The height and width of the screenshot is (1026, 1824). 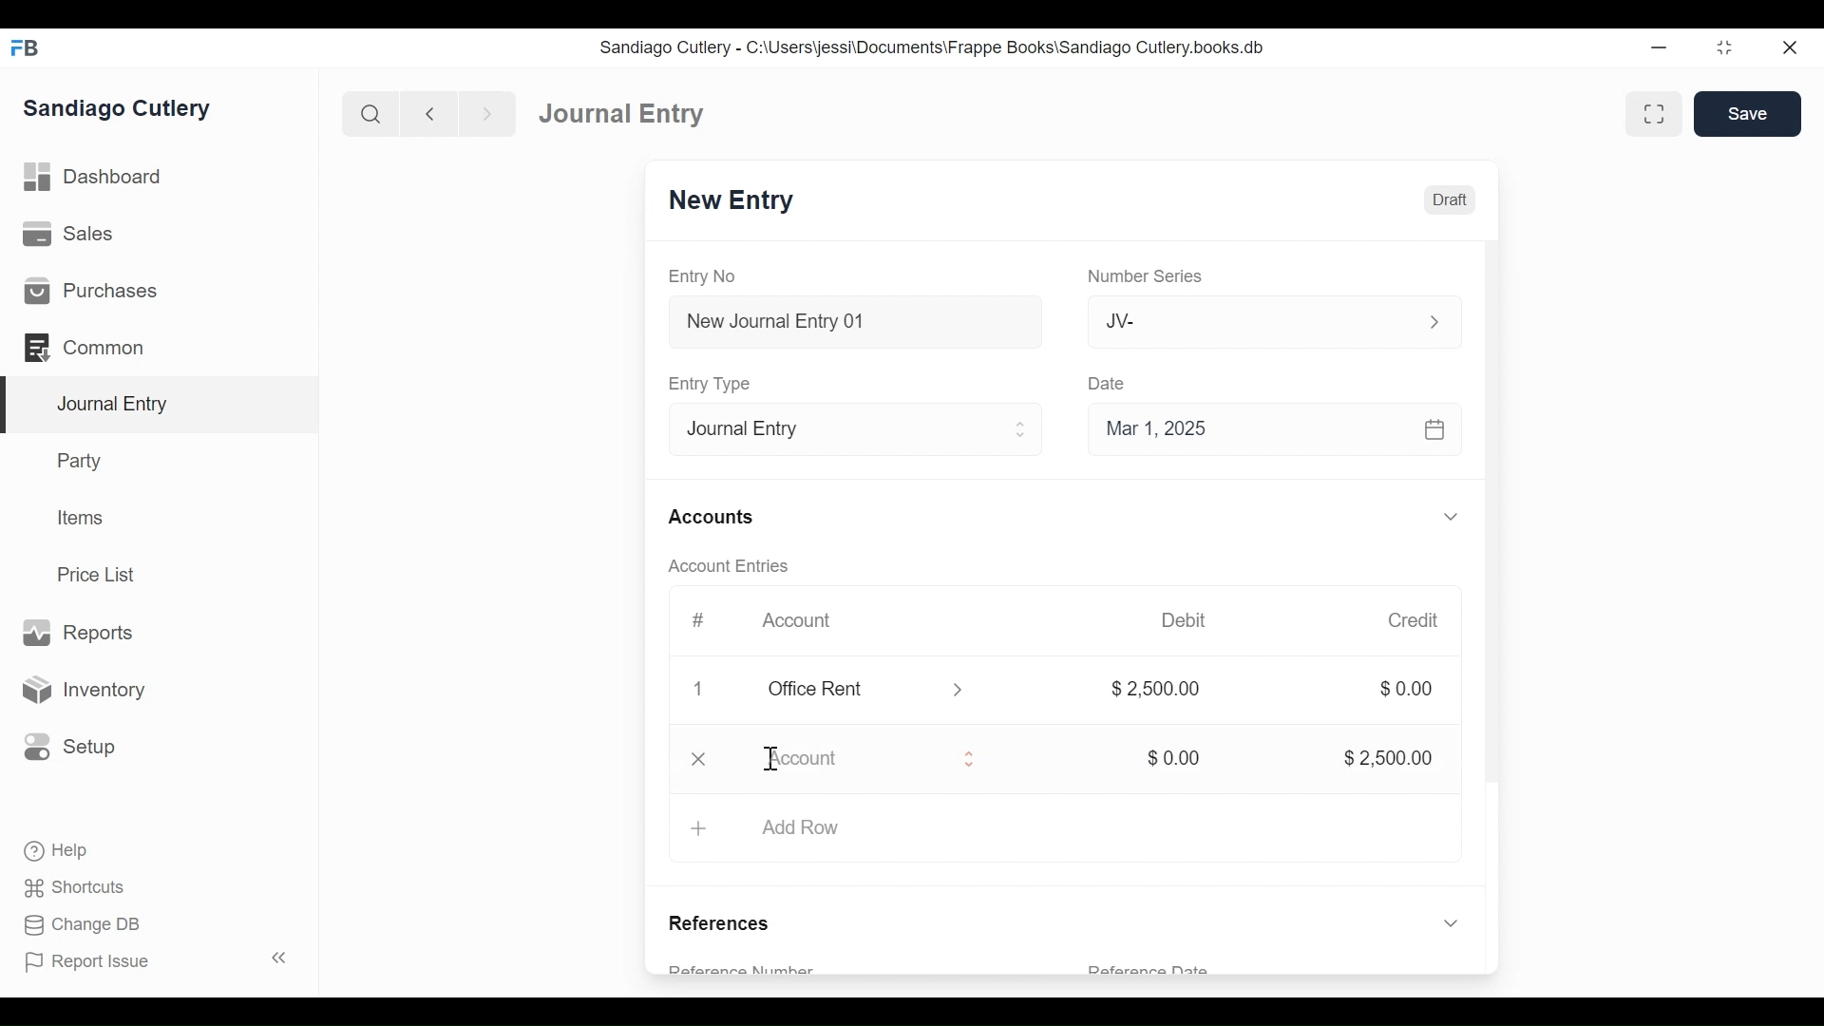 What do you see at coordinates (1447, 199) in the screenshot?
I see `Draft` at bounding box center [1447, 199].